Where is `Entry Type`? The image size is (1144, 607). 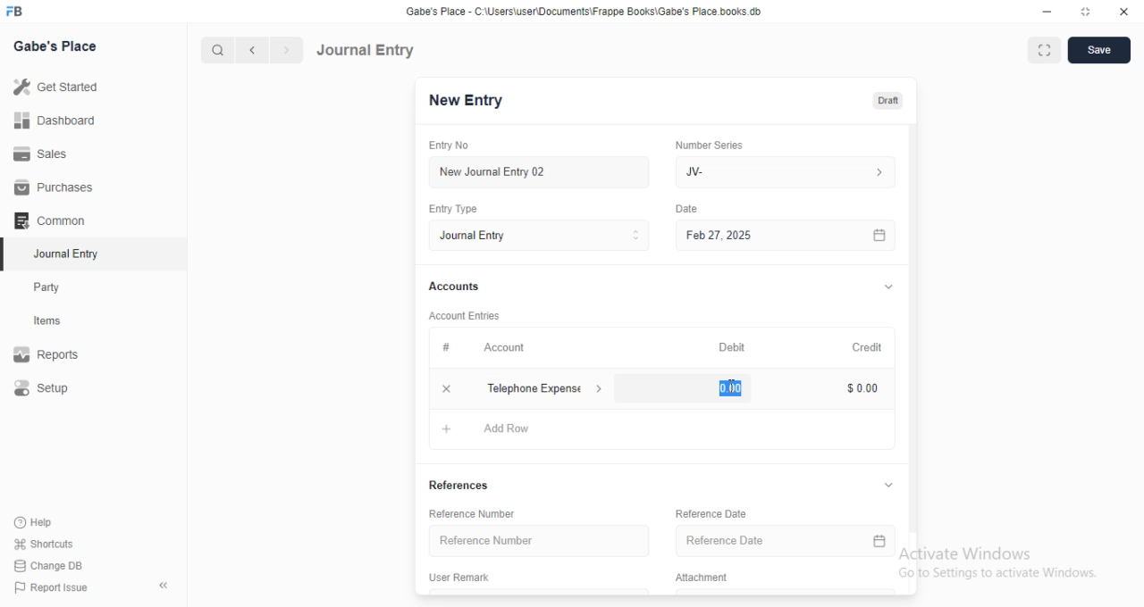 Entry Type is located at coordinates (453, 210).